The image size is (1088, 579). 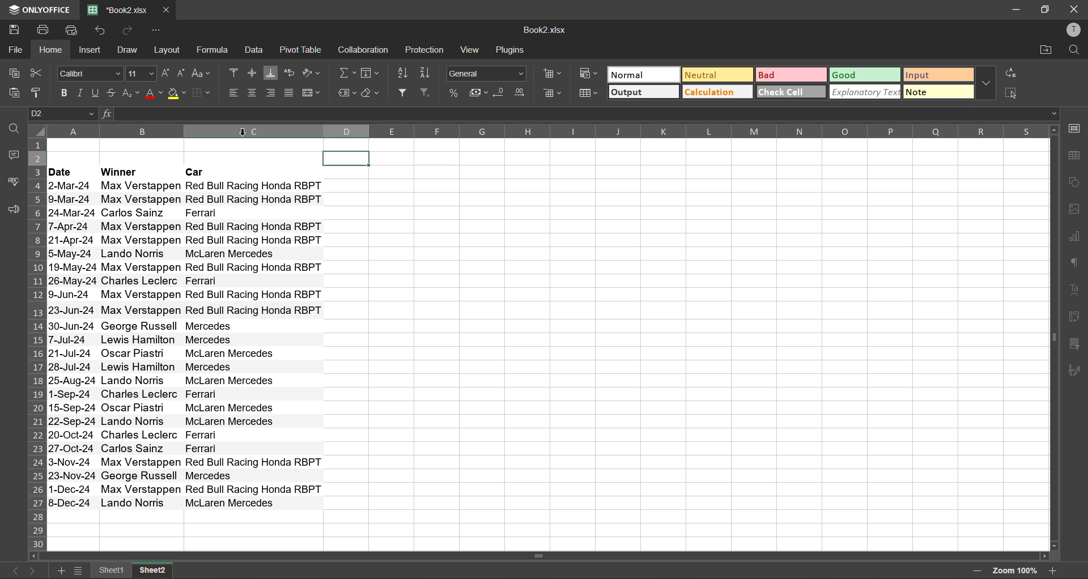 I want to click on wrap text, so click(x=289, y=73).